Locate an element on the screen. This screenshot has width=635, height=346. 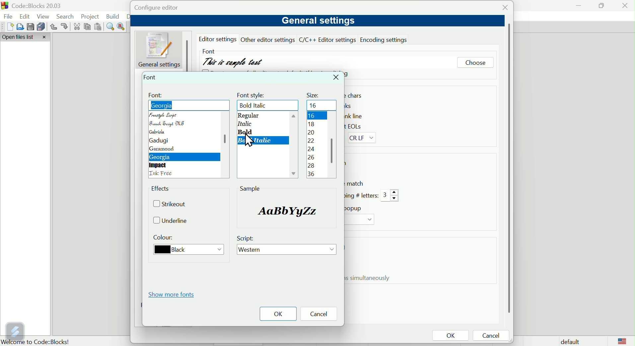
redo is located at coordinates (65, 26).